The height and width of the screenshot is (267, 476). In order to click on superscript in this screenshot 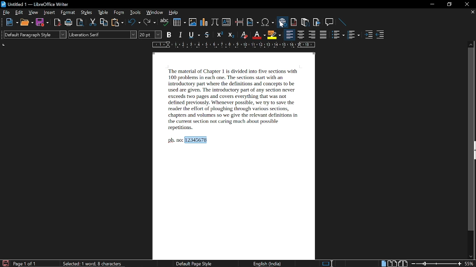, I will do `click(219, 35)`.